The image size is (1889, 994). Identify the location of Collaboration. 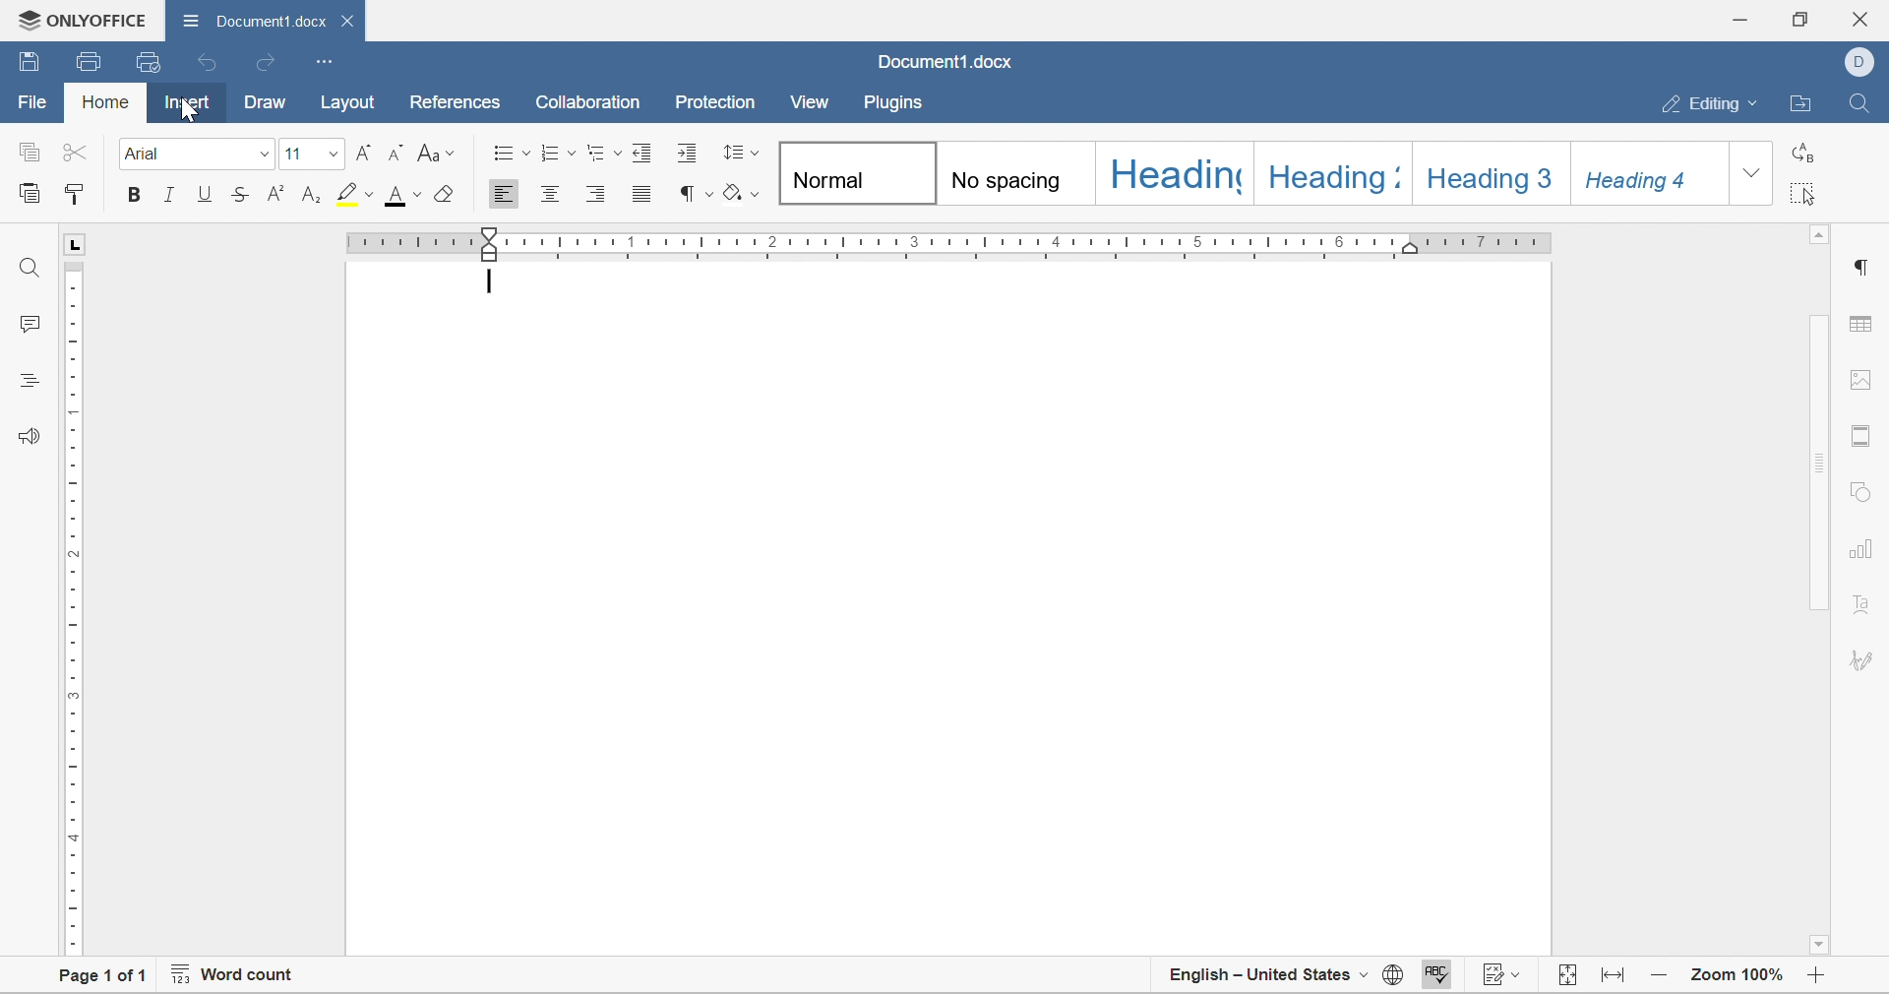
(592, 104).